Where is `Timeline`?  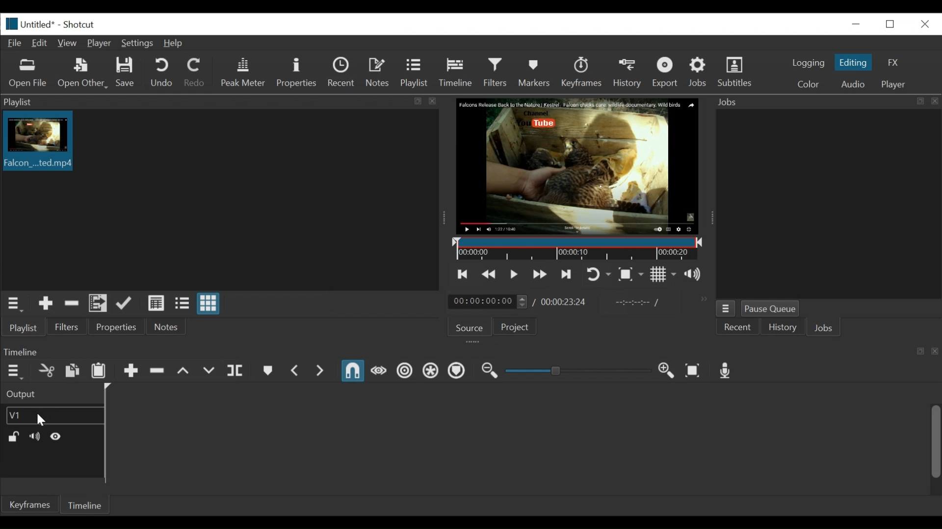 Timeline is located at coordinates (82, 505).